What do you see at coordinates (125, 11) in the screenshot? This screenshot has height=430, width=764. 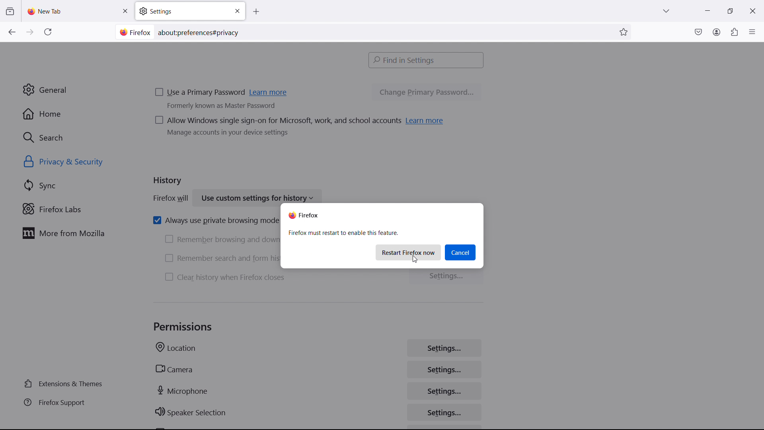 I see `close tab` at bounding box center [125, 11].